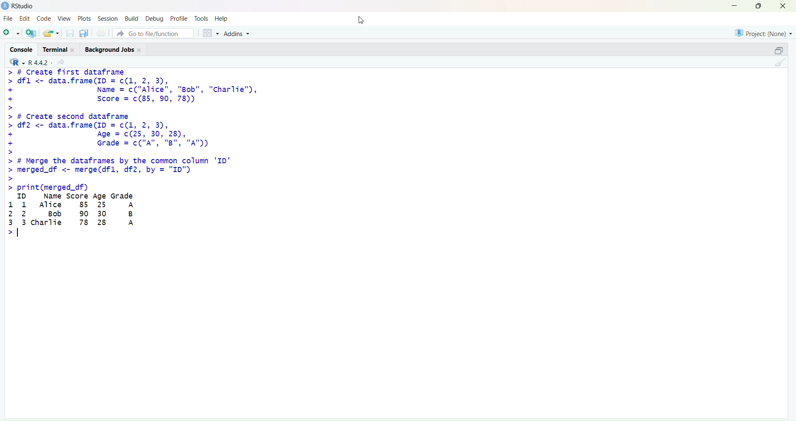  What do you see at coordinates (70, 34) in the screenshot?
I see `save current document` at bounding box center [70, 34].